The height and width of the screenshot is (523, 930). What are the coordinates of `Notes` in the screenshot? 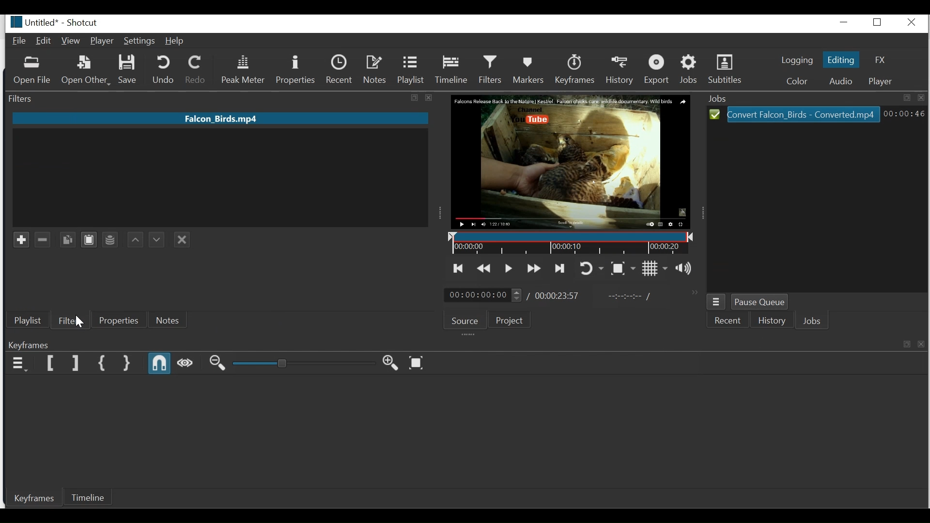 It's located at (167, 321).